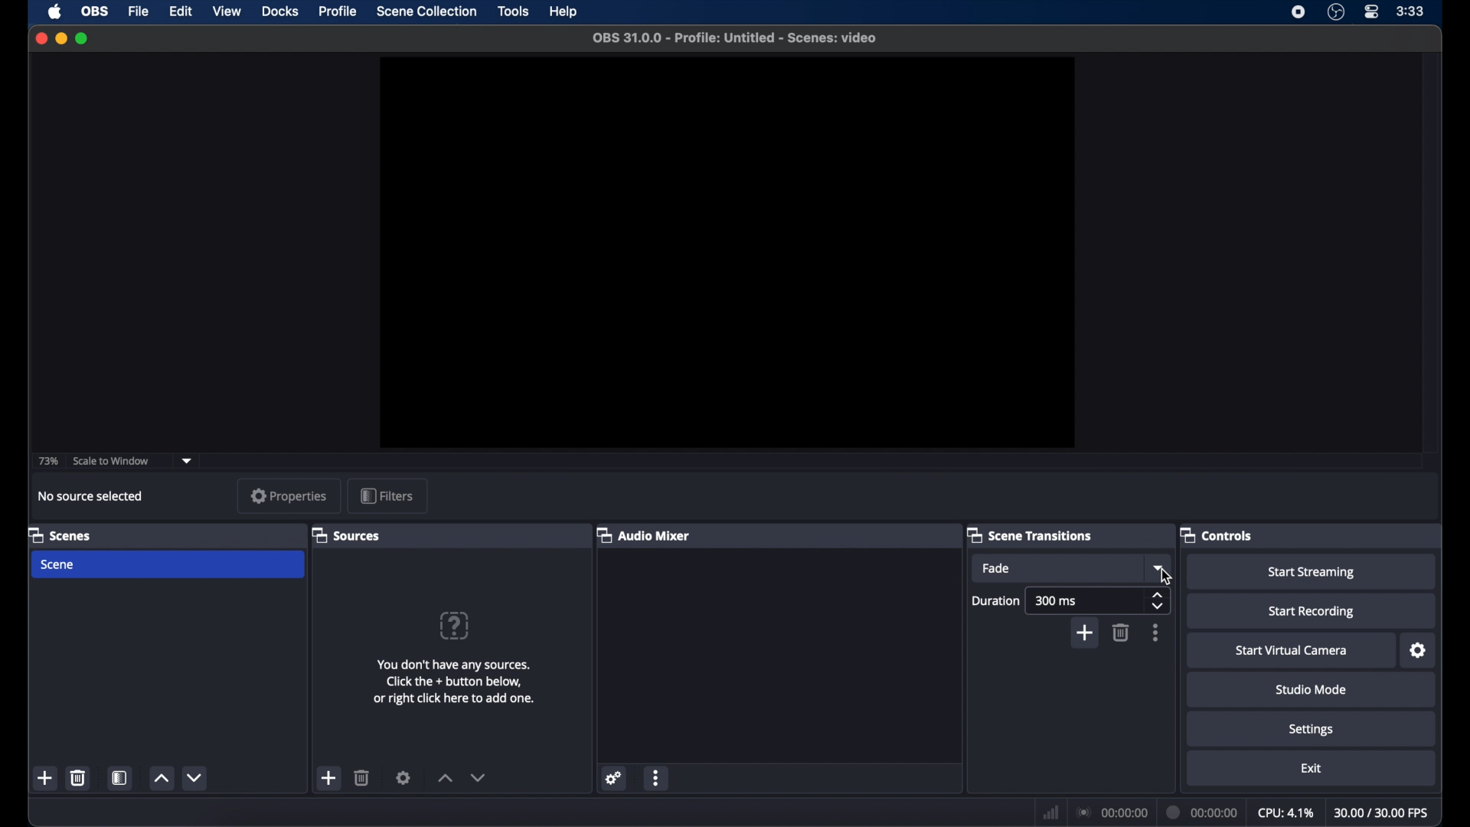 This screenshot has width=1470, height=827. I want to click on exit, so click(1313, 770).